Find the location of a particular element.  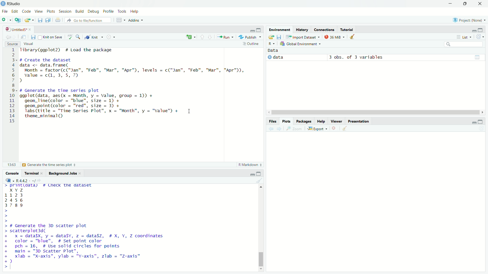

R markdown is located at coordinates (251, 165).